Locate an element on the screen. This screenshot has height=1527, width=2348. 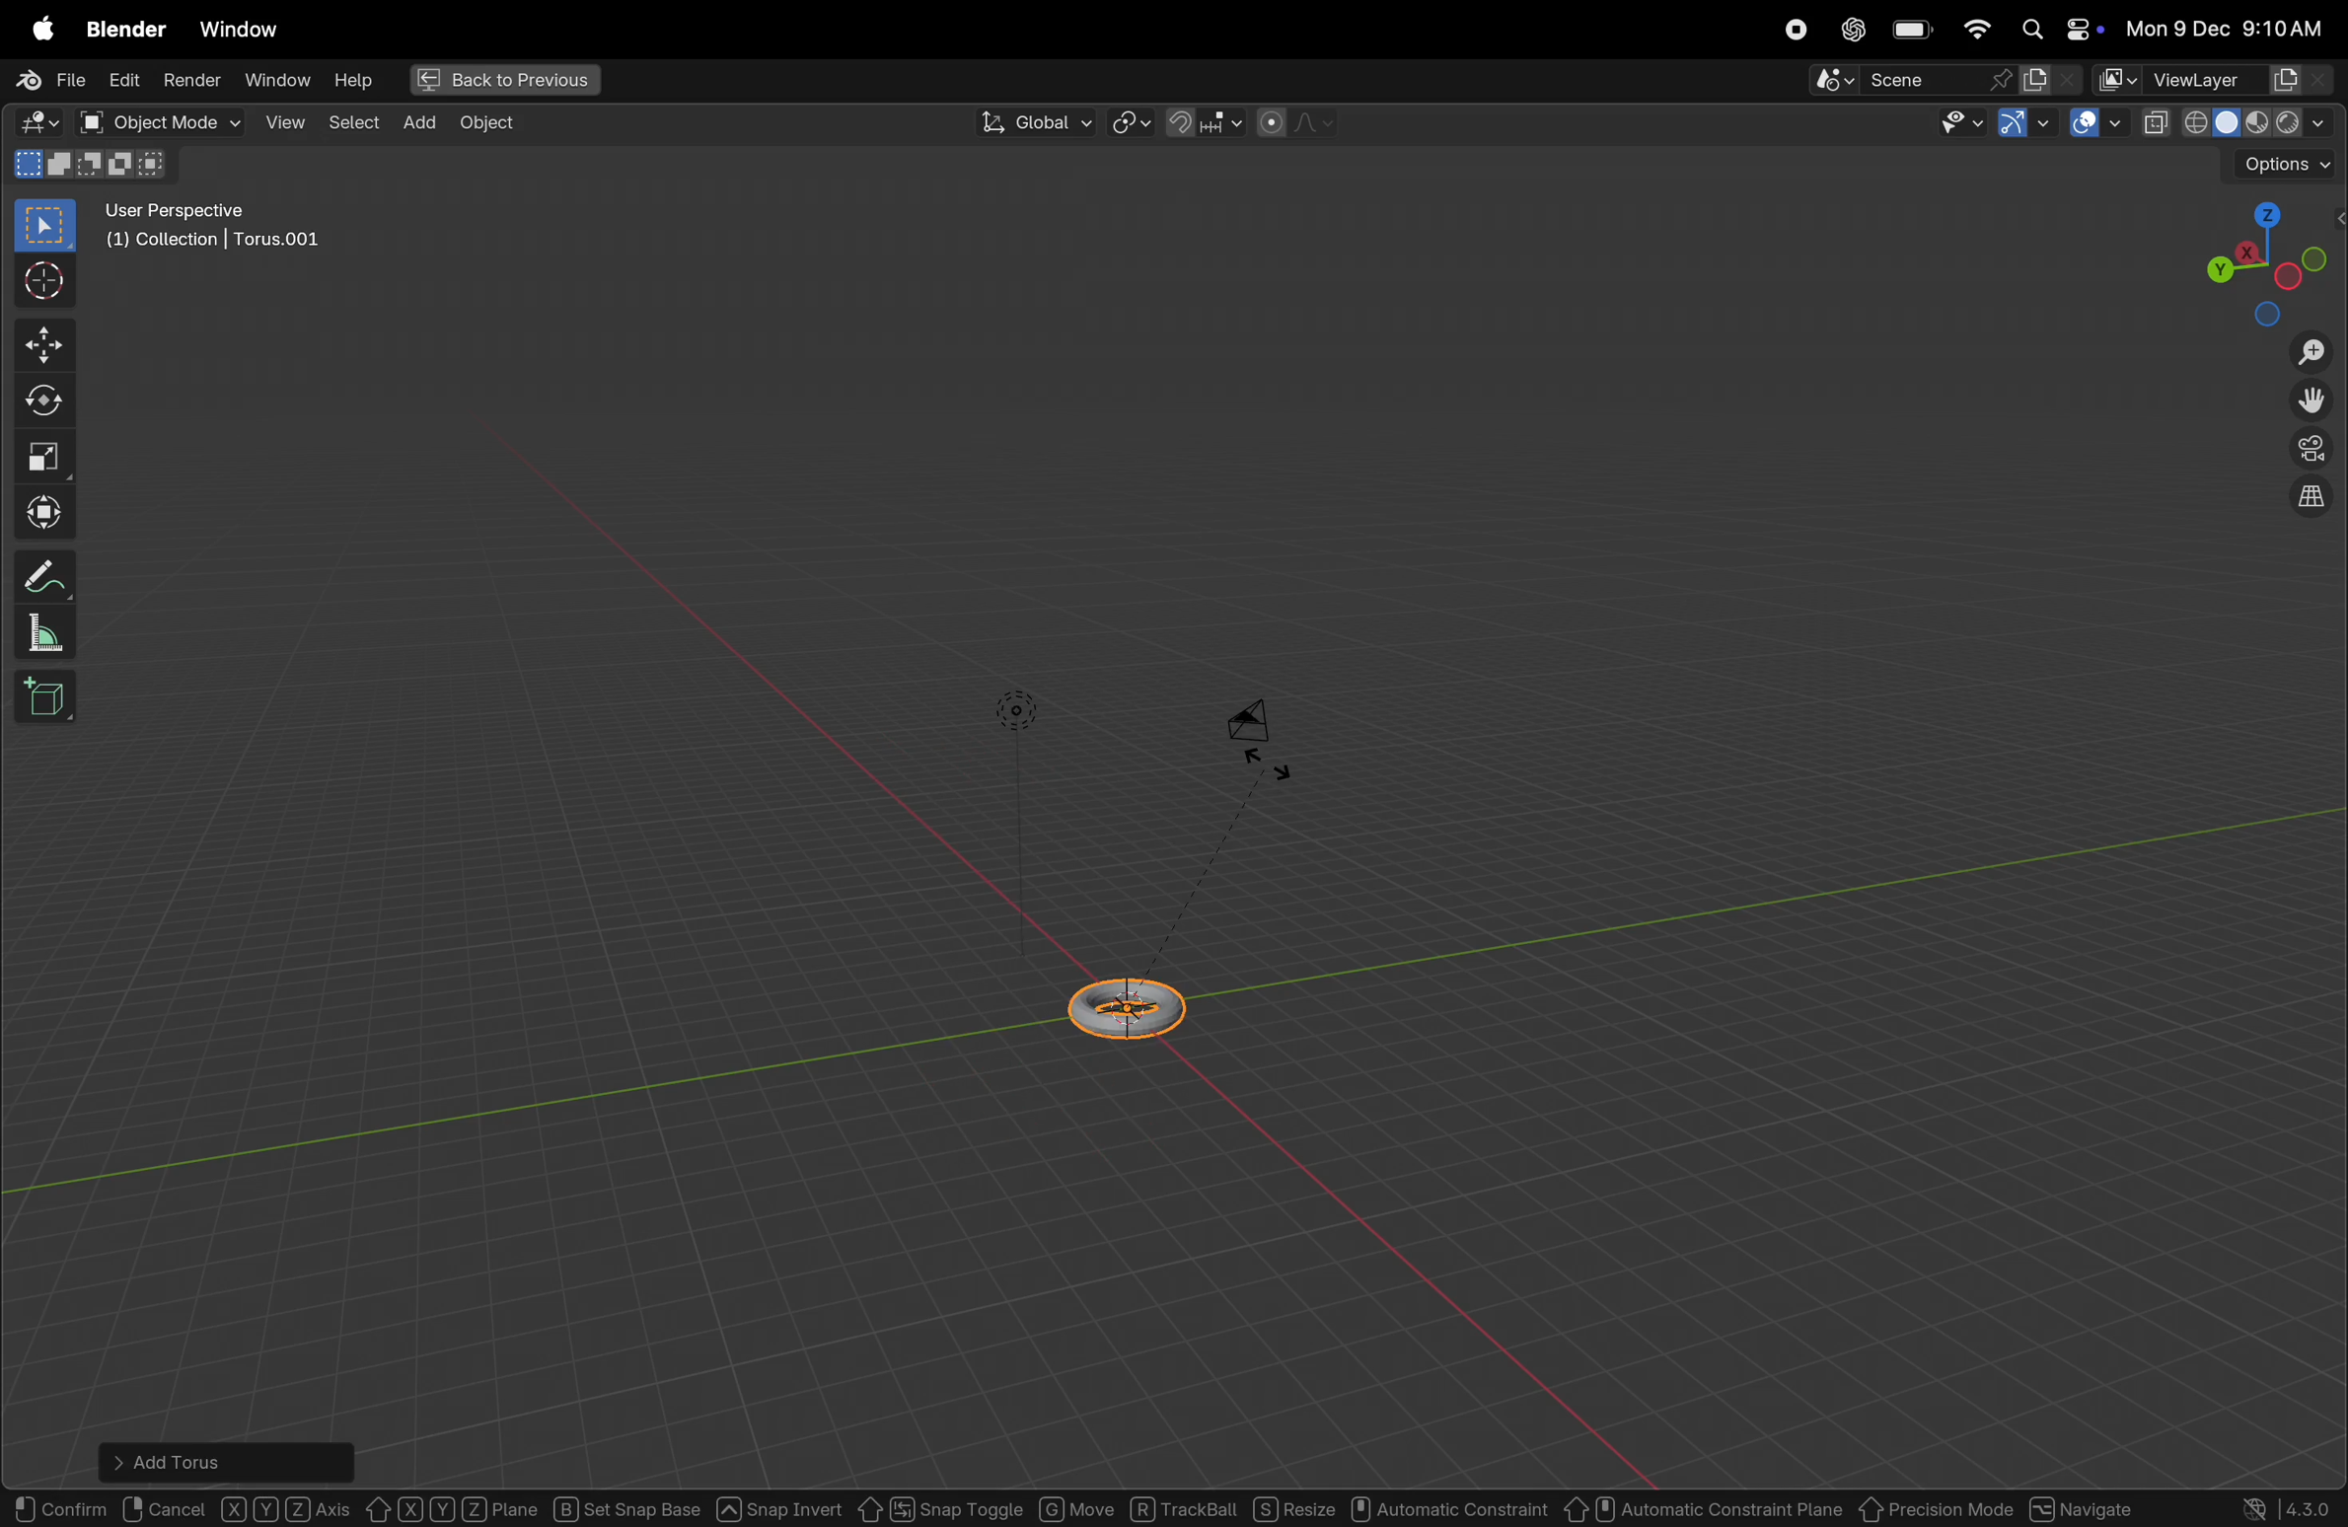
wifi is located at coordinates (1976, 29).